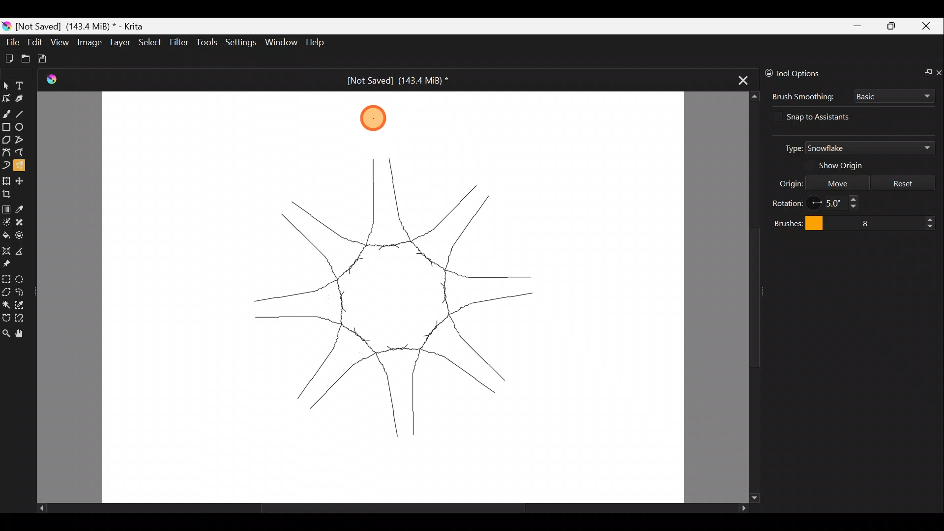 The width and height of the screenshot is (944, 531). Describe the element at coordinates (377, 507) in the screenshot. I see `Scroll bar` at that location.